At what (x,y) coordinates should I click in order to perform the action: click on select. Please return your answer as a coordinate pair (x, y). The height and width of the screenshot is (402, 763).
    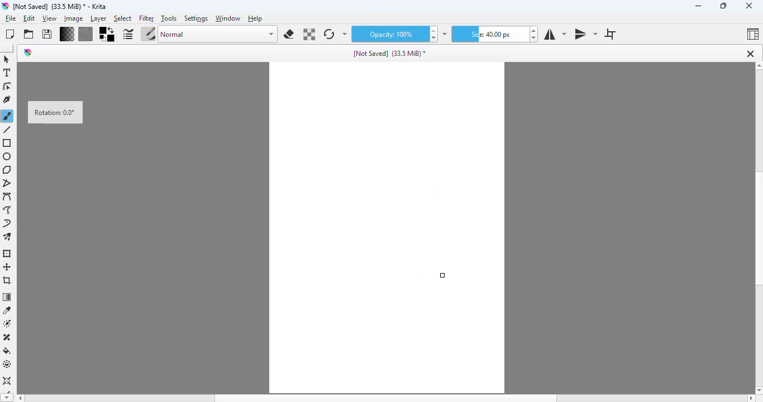
    Looking at the image, I should click on (123, 18).